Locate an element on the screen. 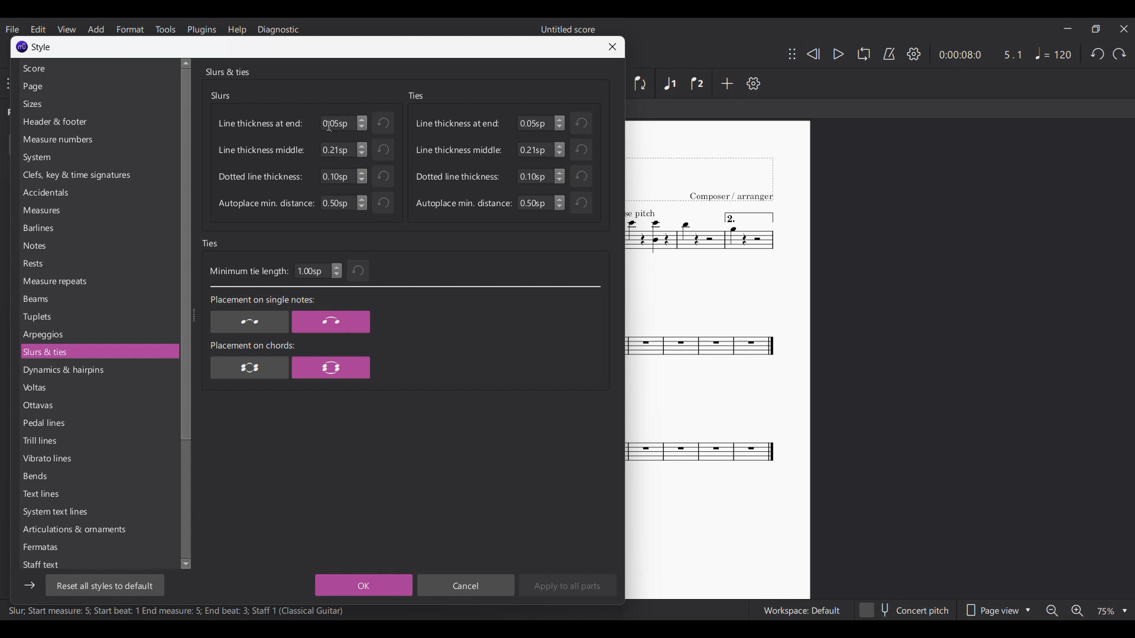 The width and height of the screenshot is (1135, 638). Ties is located at coordinates (210, 243).